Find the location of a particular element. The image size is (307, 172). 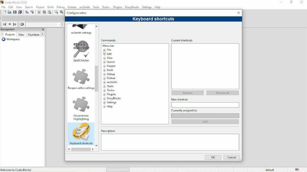

Close is located at coordinates (43, 29).